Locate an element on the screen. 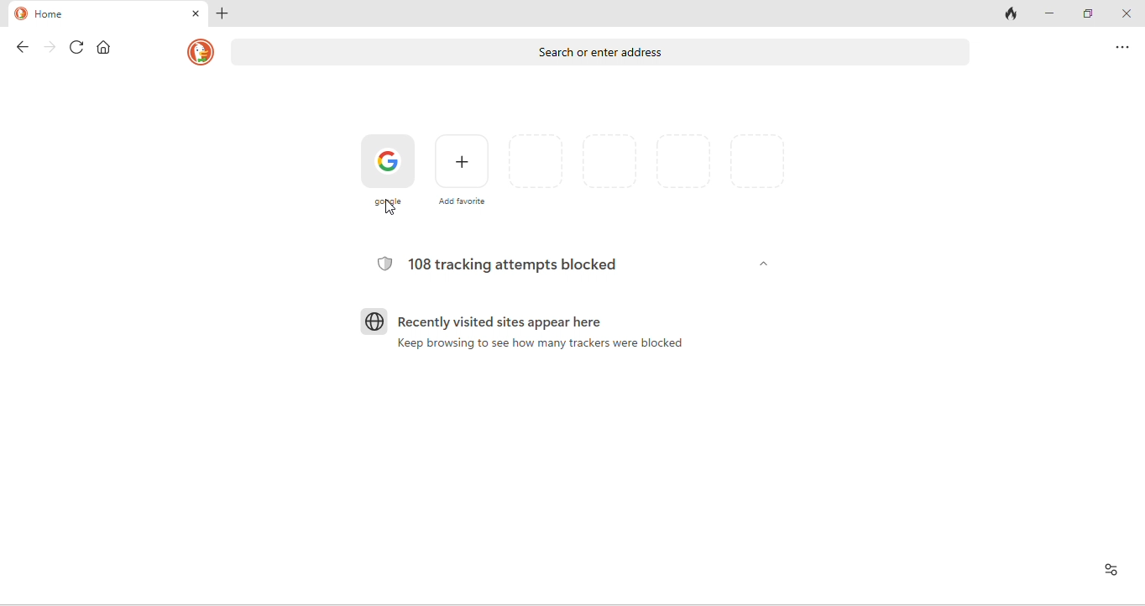  recently visited sites appear here is located at coordinates (544, 319).